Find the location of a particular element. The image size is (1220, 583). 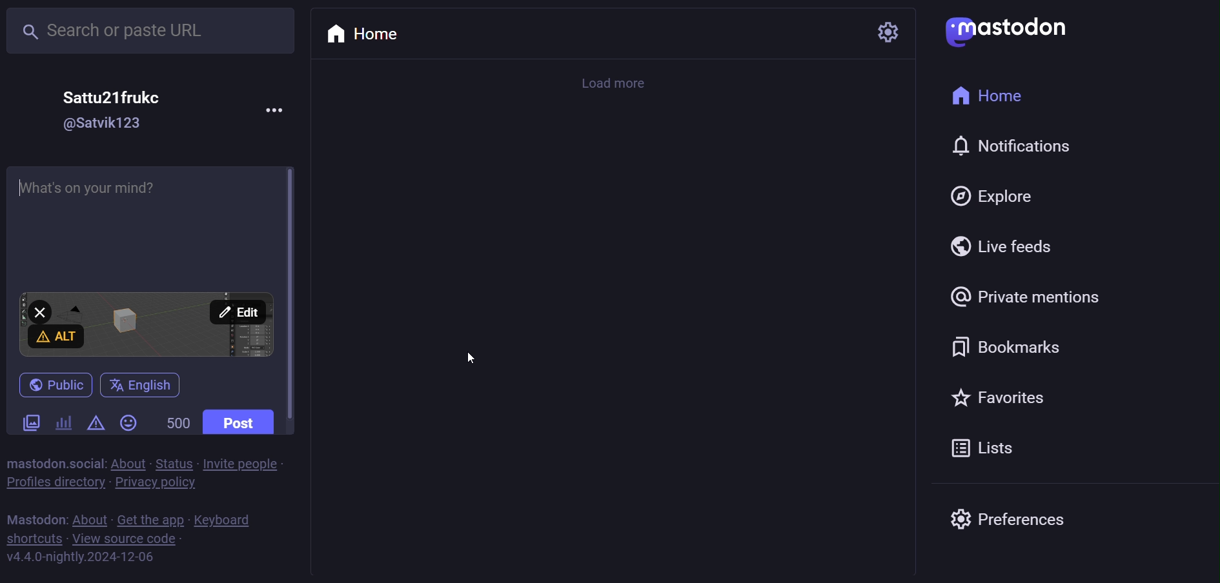

home is located at coordinates (1012, 98).